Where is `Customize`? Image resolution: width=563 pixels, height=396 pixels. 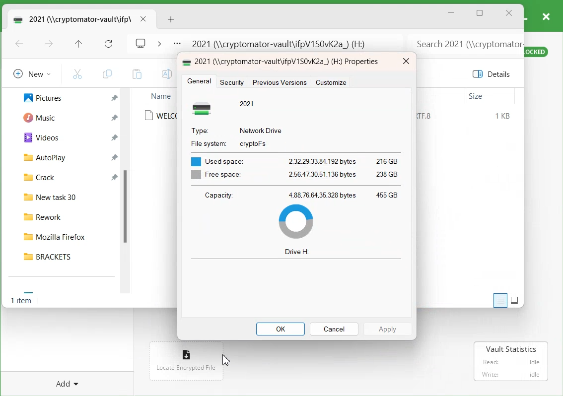
Customize is located at coordinates (331, 82).